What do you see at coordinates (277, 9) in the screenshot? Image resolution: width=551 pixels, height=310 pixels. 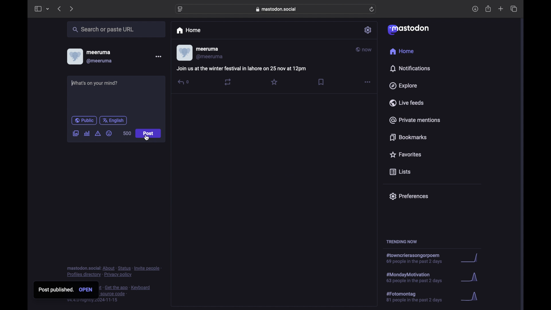 I see `web address` at bounding box center [277, 9].